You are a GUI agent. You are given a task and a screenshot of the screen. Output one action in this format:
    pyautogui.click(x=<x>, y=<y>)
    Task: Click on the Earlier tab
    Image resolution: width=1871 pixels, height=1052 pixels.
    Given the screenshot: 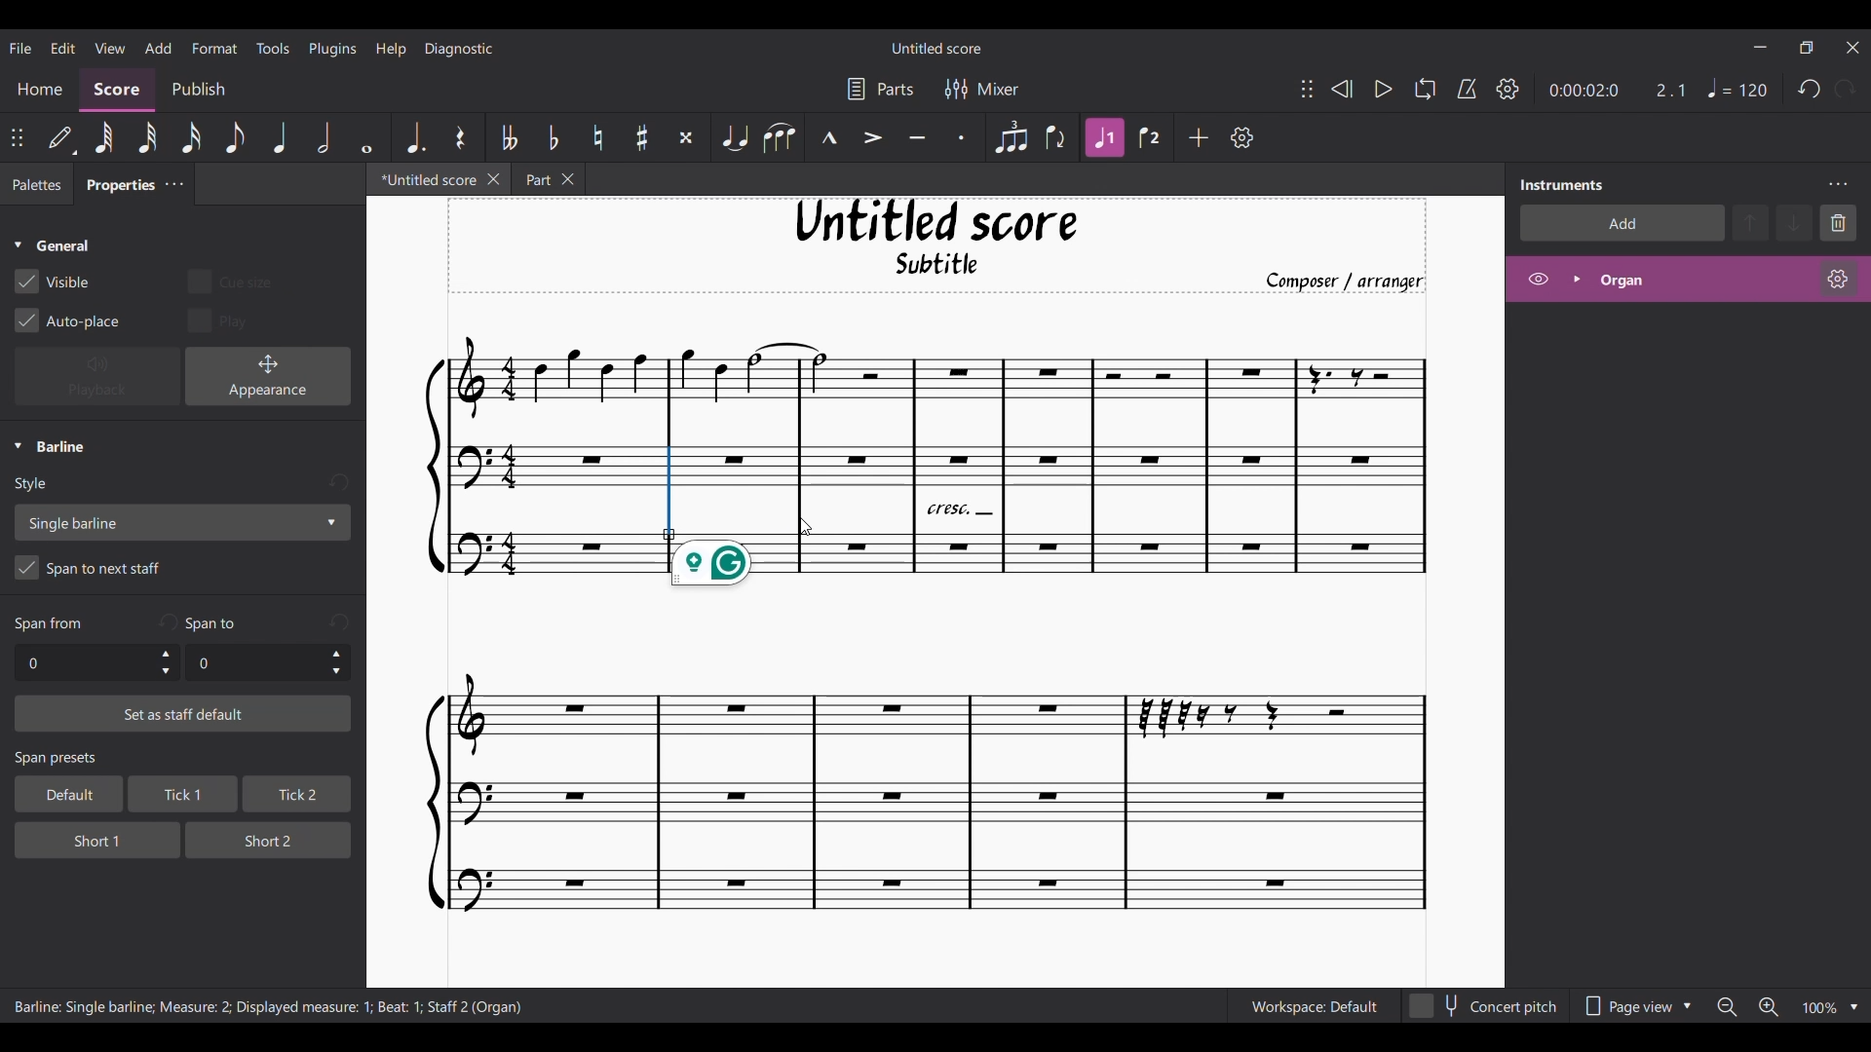 What is the action you would take?
    pyautogui.click(x=548, y=179)
    